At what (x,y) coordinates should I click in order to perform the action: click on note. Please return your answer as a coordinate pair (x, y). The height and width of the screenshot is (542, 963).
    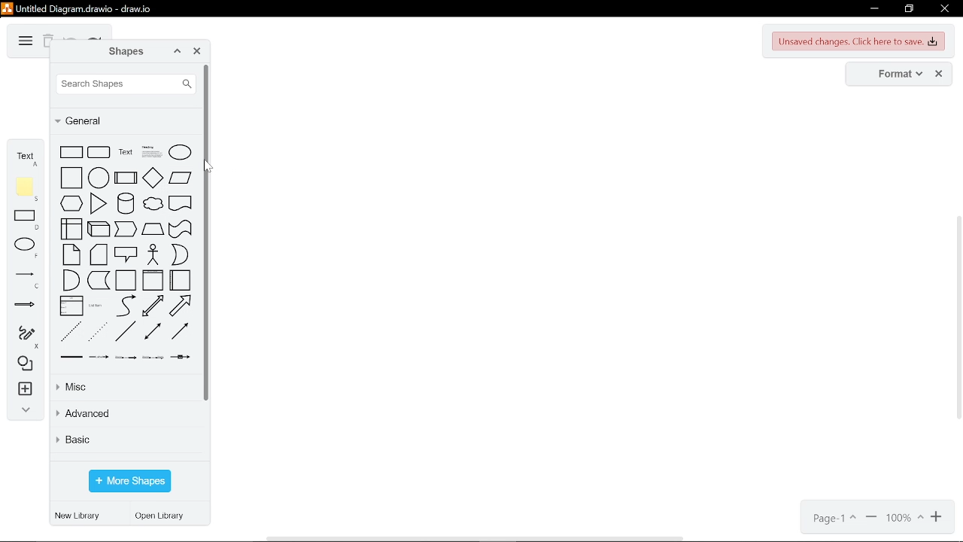
    Looking at the image, I should click on (27, 189).